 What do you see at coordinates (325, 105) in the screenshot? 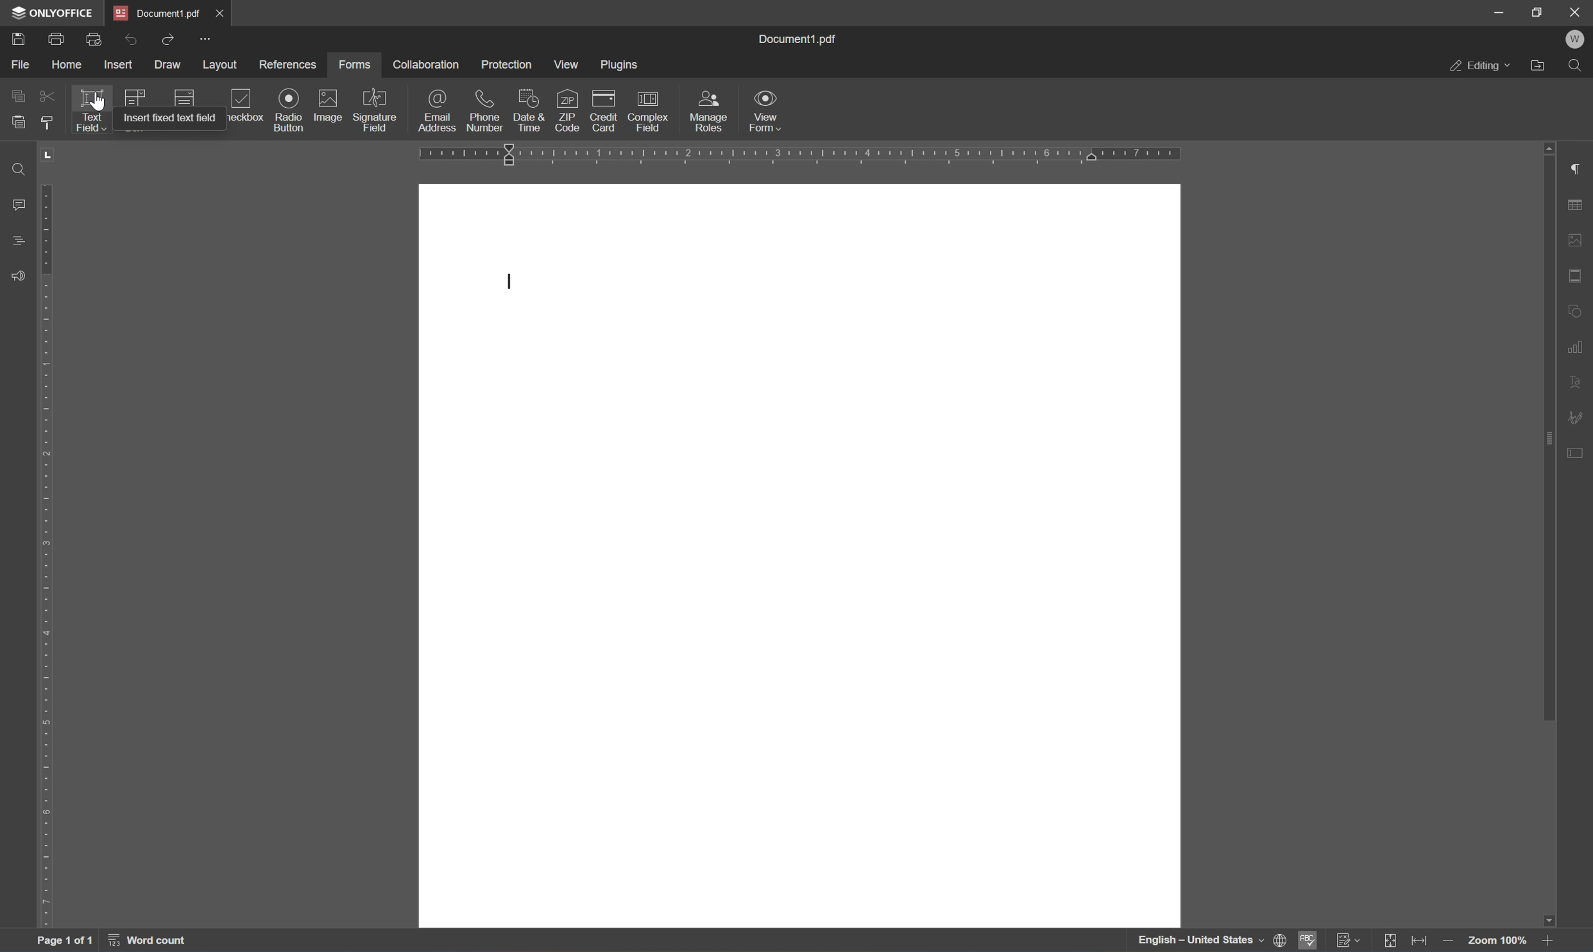
I see `image` at bounding box center [325, 105].